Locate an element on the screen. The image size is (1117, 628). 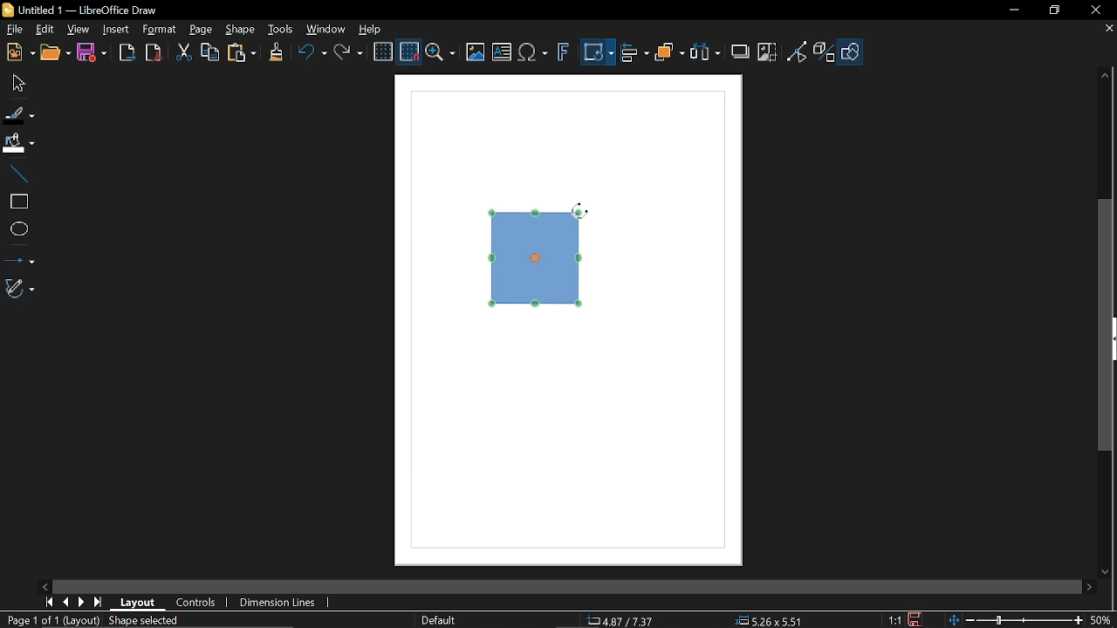
Curves and polygons is located at coordinates (18, 289).